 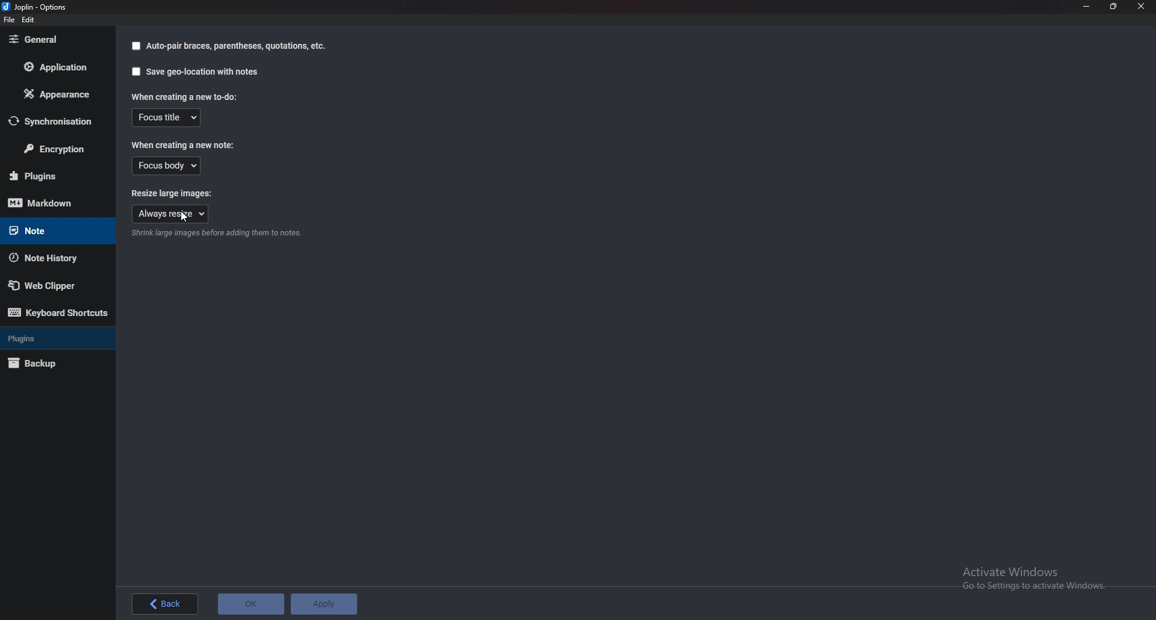 I want to click on Keyboard shortcuts, so click(x=58, y=315).